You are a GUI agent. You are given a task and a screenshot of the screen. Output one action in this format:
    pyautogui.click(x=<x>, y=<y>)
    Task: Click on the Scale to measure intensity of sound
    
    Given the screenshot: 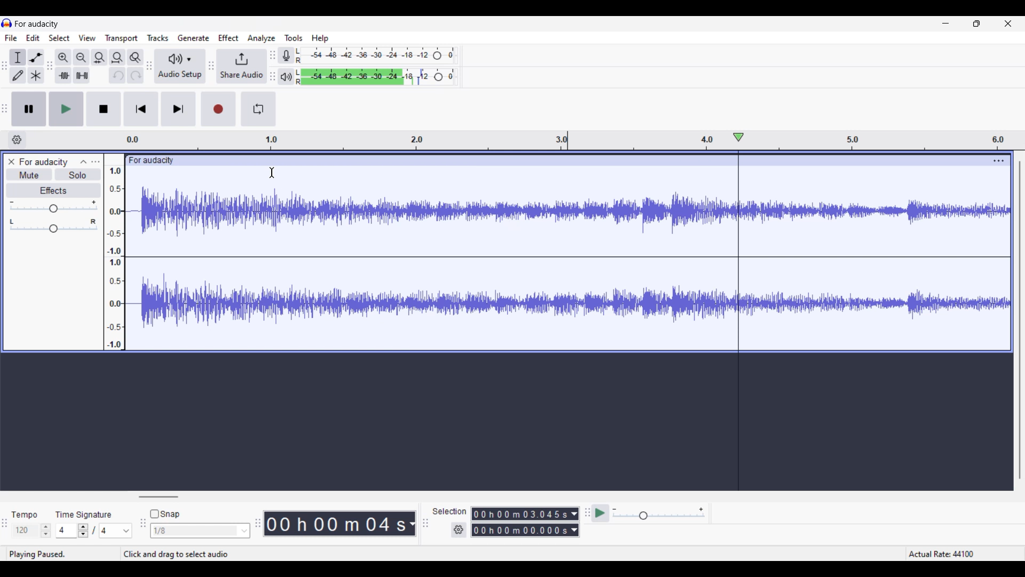 What is the action you would take?
    pyautogui.click(x=115, y=258)
    